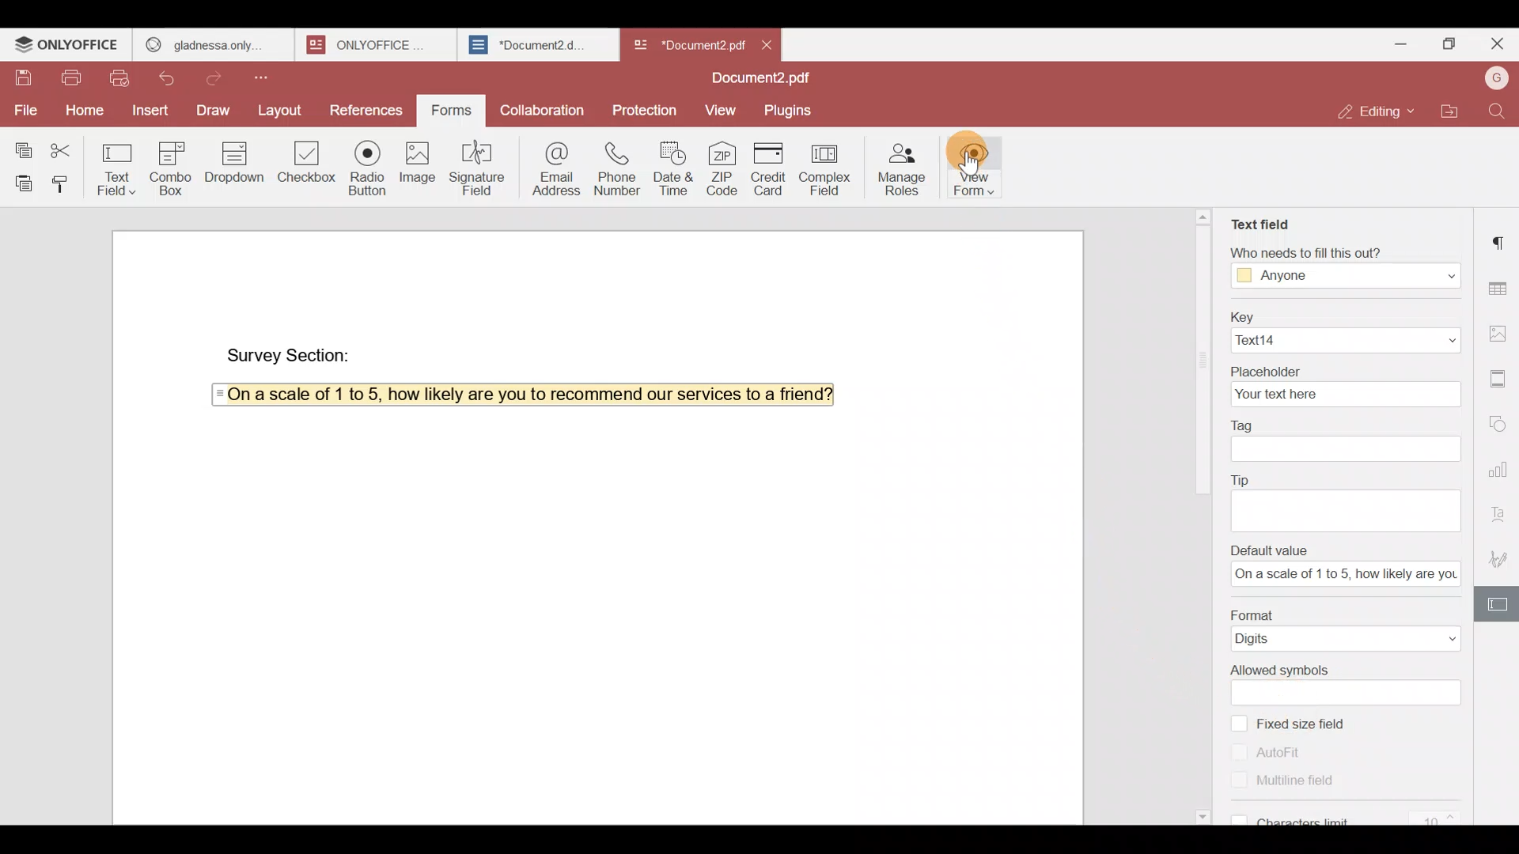  I want to click on Default value, so click(1348, 550).